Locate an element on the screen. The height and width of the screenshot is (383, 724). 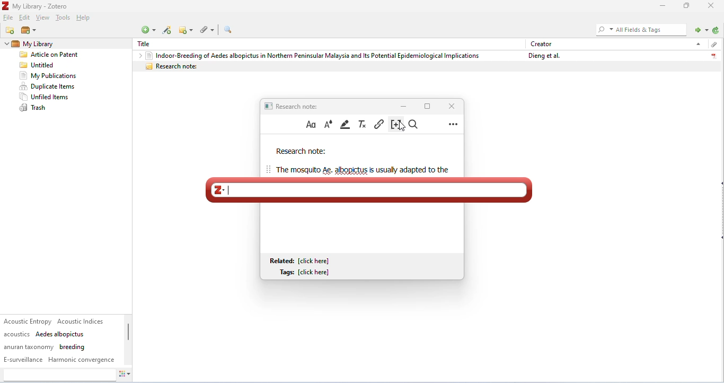
help is located at coordinates (85, 19).